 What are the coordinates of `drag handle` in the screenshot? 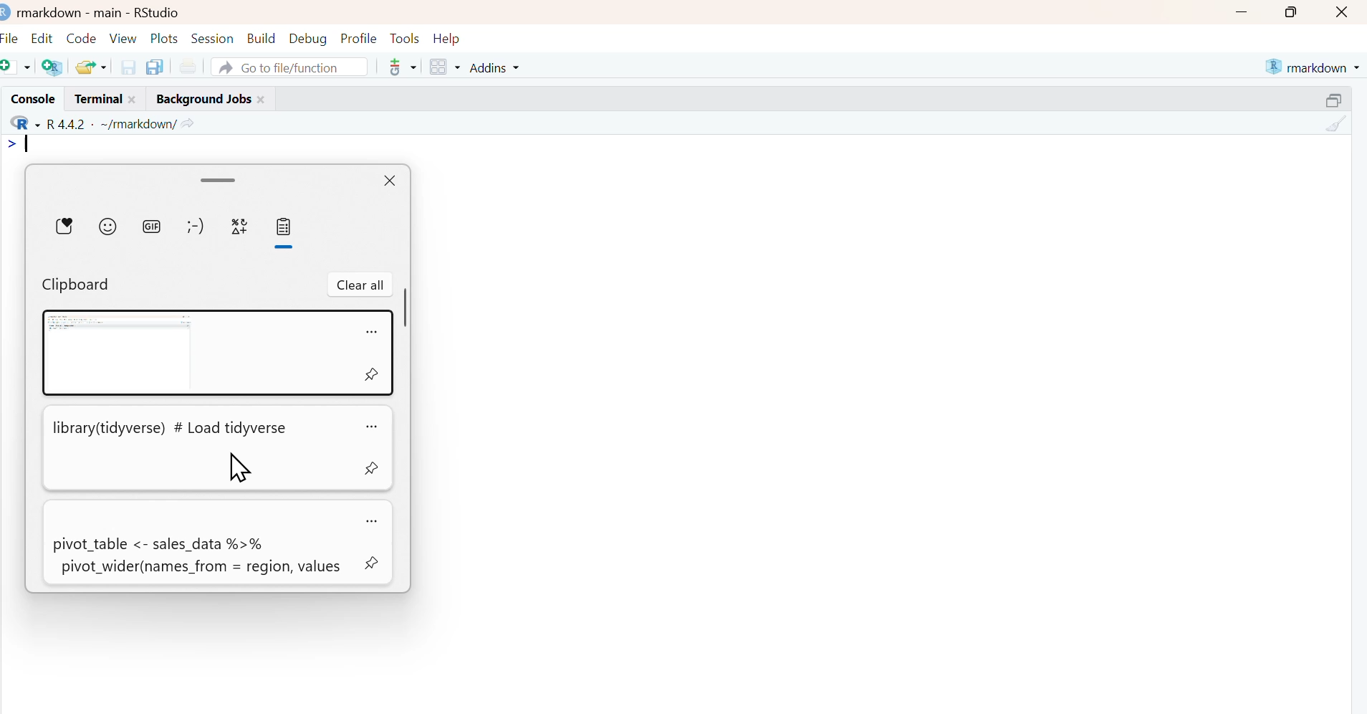 It's located at (220, 177).